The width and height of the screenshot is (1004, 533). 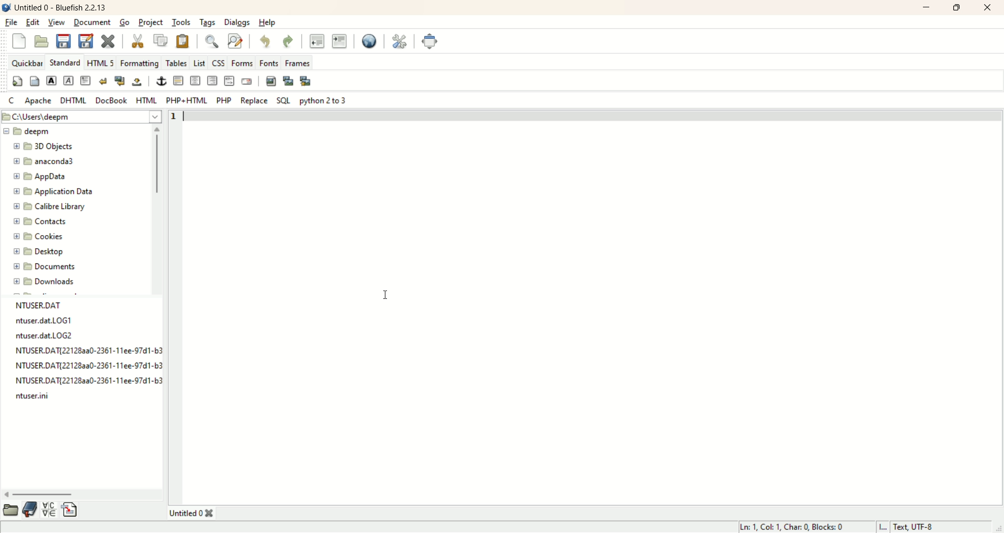 What do you see at coordinates (52, 81) in the screenshot?
I see `strong` at bounding box center [52, 81].